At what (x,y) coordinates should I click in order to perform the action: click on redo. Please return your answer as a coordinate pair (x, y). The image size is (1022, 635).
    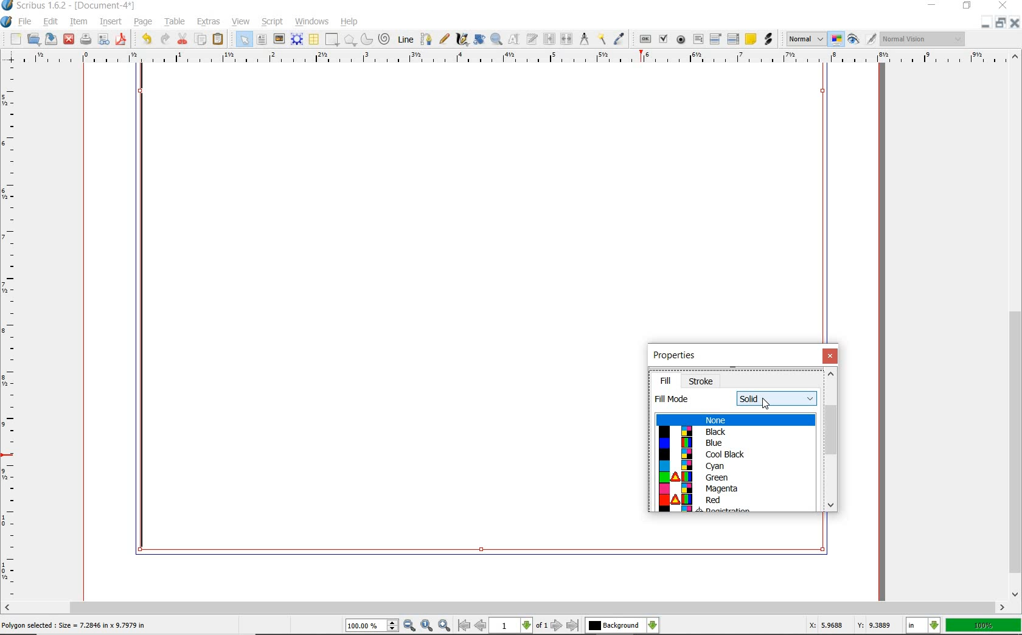
    Looking at the image, I should click on (166, 39).